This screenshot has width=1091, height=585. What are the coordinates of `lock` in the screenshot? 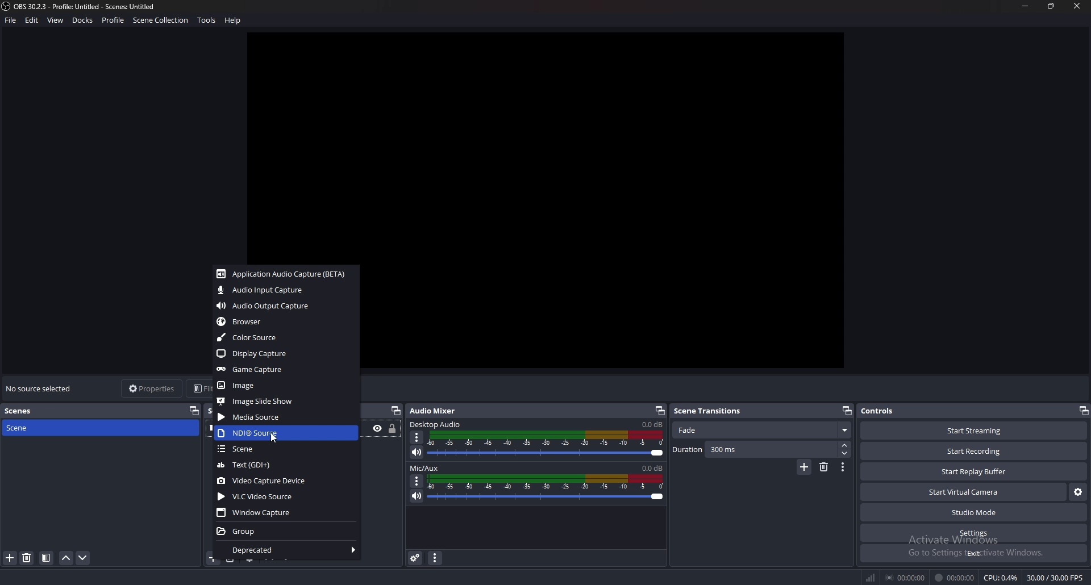 It's located at (393, 429).